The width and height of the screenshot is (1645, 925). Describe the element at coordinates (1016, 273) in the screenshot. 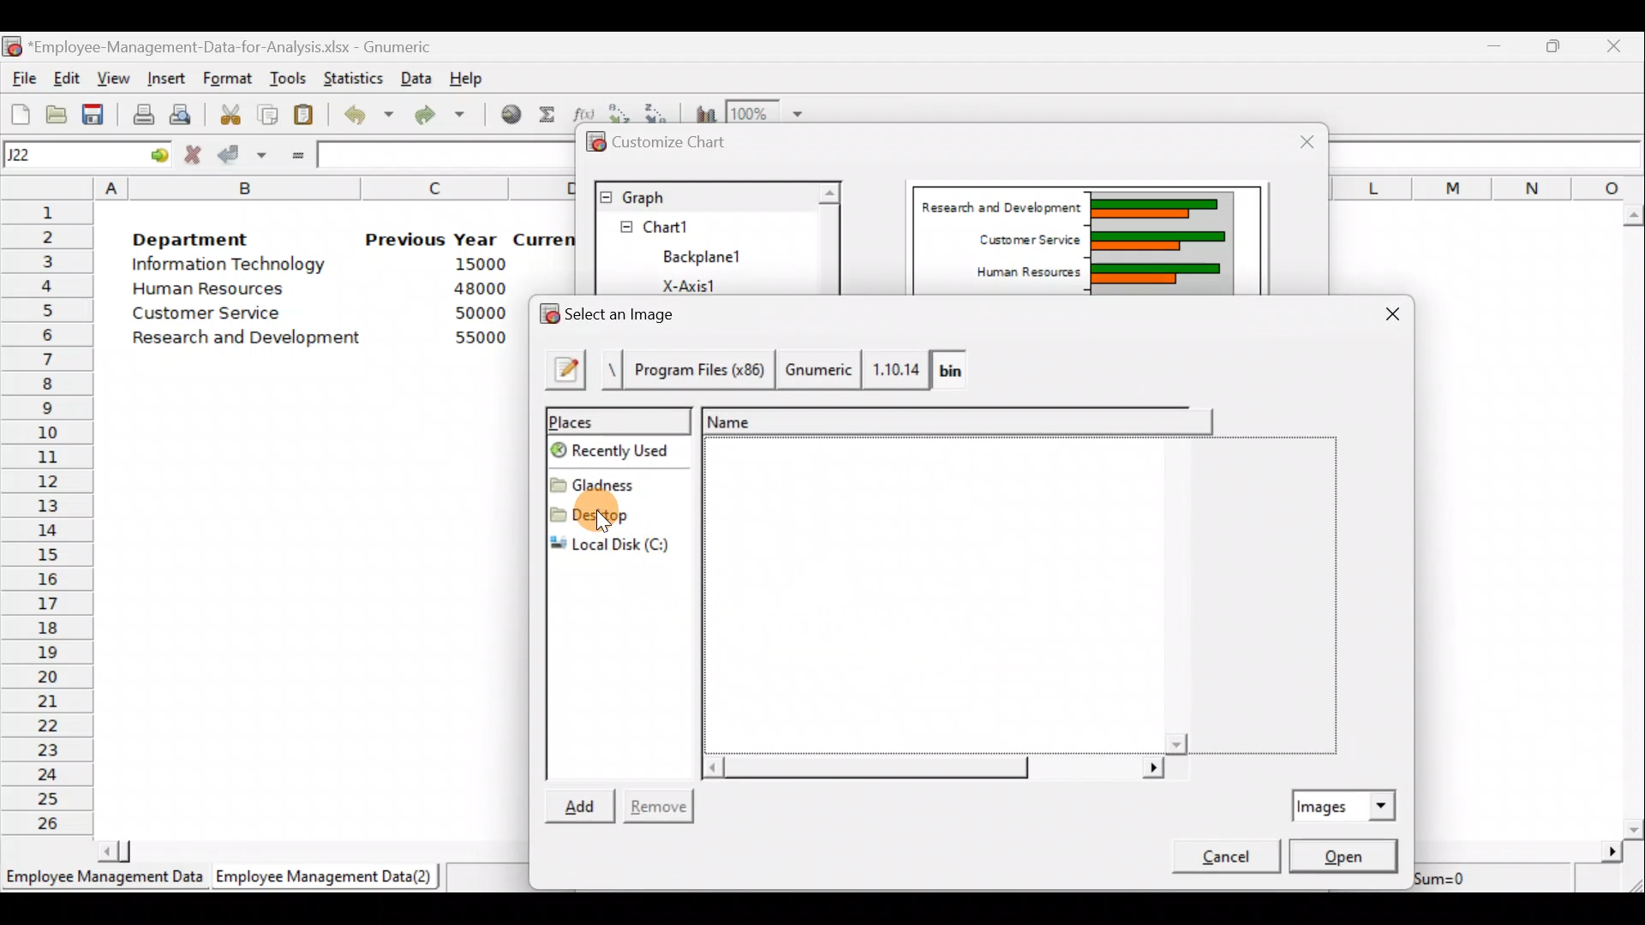

I see `Human Resources` at that location.